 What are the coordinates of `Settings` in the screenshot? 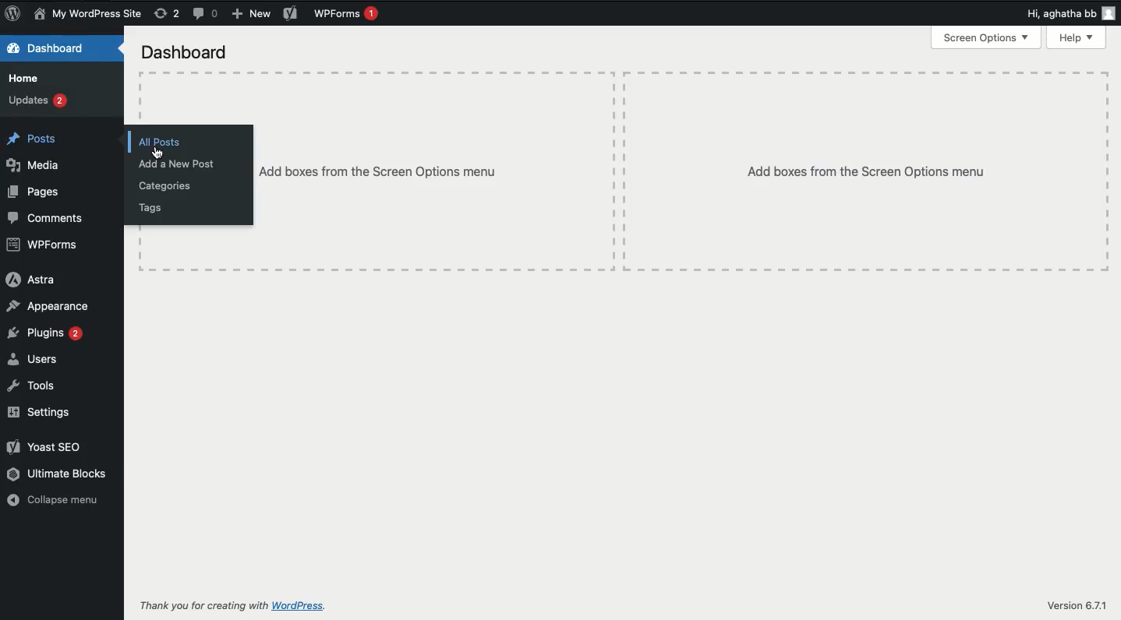 It's located at (44, 414).